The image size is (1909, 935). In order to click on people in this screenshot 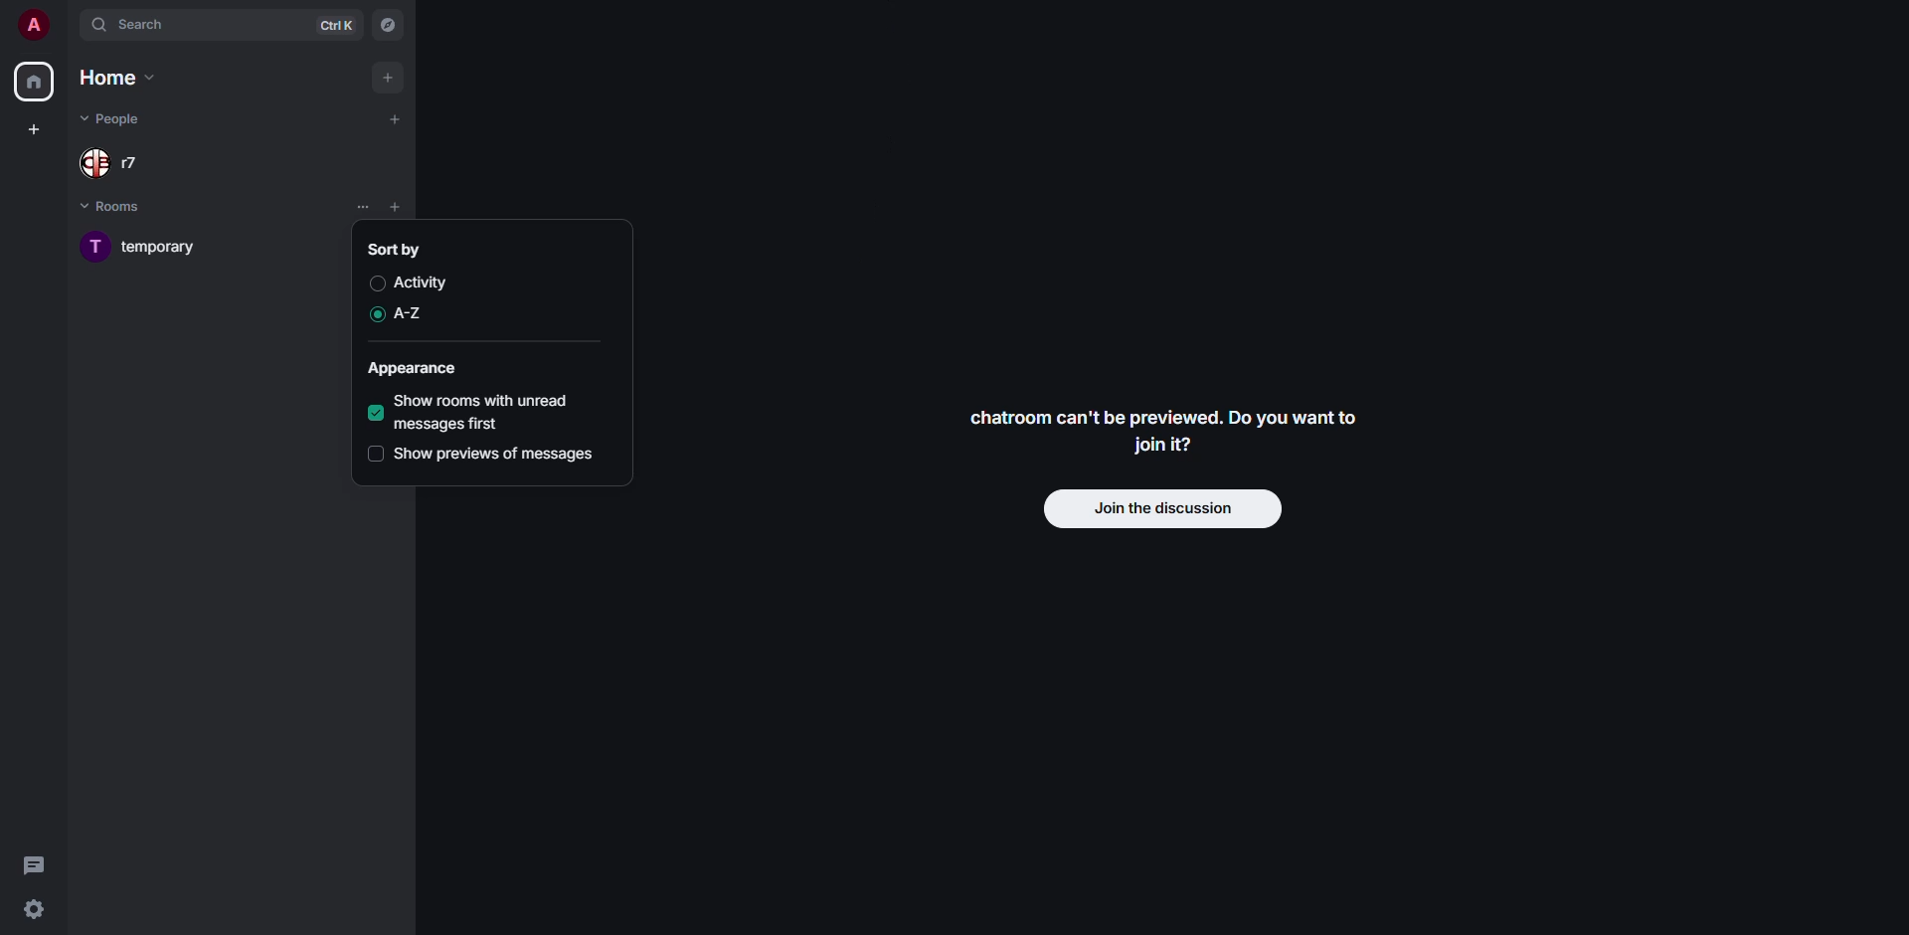, I will do `click(119, 119)`.